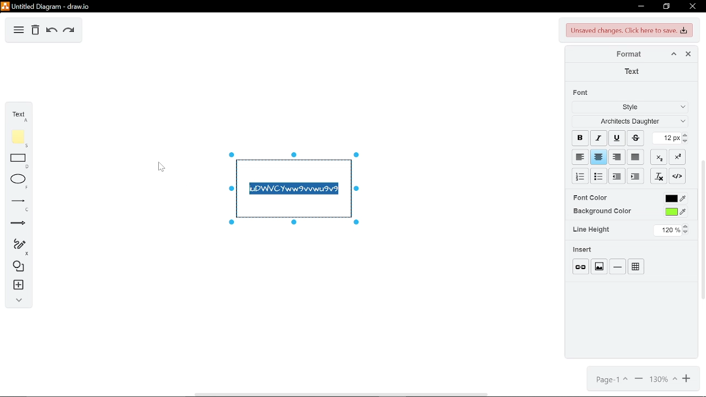  What do you see at coordinates (637, 157) in the screenshot?
I see `justified` at bounding box center [637, 157].